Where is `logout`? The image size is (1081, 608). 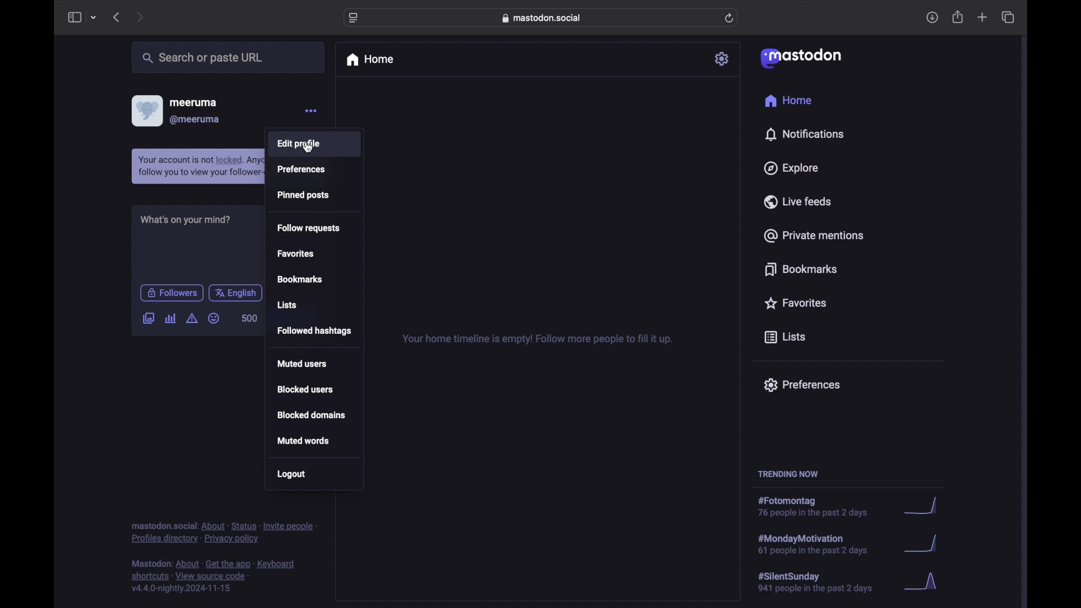 logout is located at coordinates (291, 475).